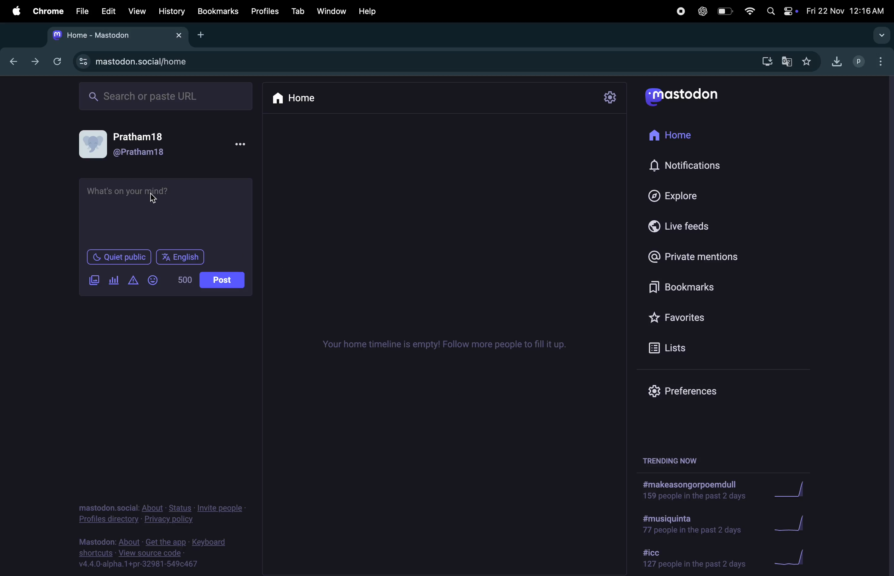 The height and width of the screenshot is (576, 894). What do you see at coordinates (694, 257) in the screenshot?
I see `private mentions` at bounding box center [694, 257].